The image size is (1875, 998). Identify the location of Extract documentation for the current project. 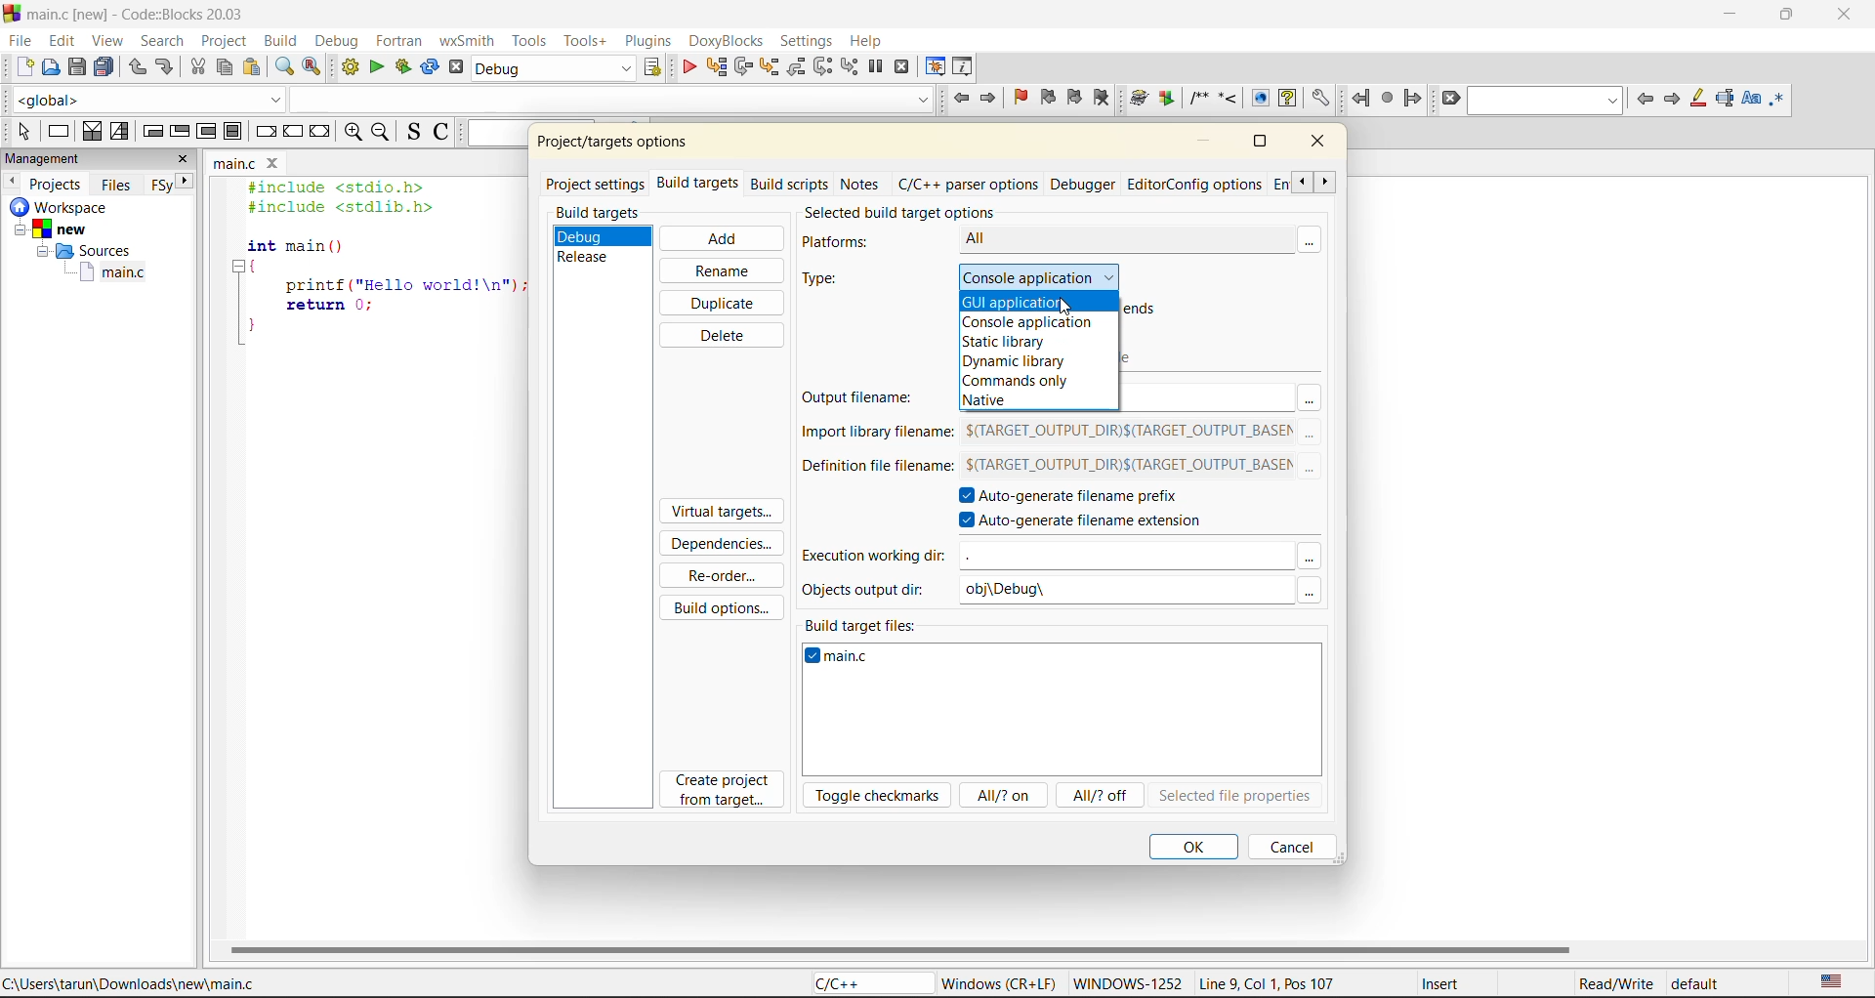
(1167, 99).